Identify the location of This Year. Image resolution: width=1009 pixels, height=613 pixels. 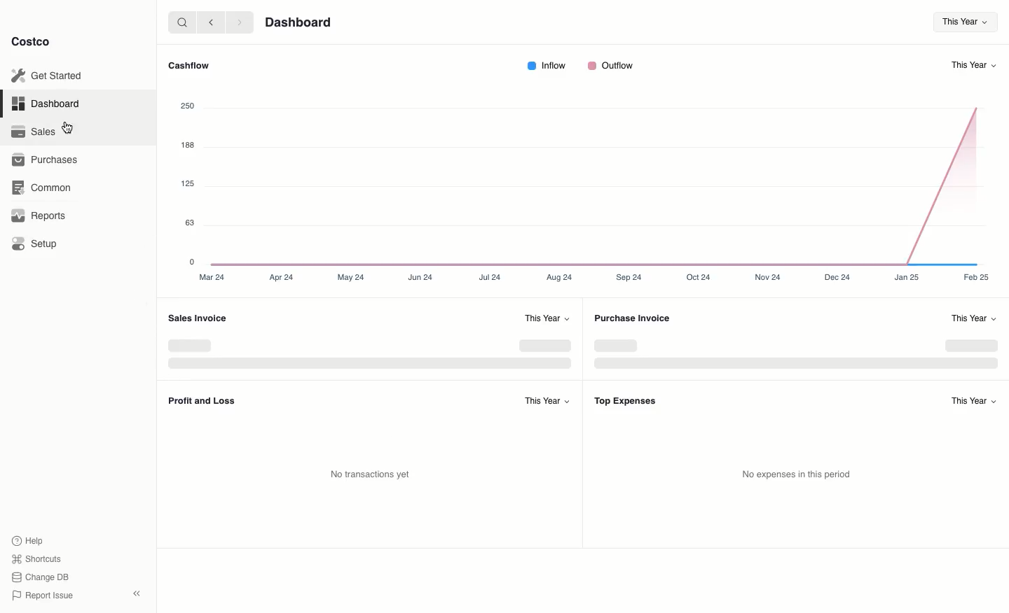
(975, 66).